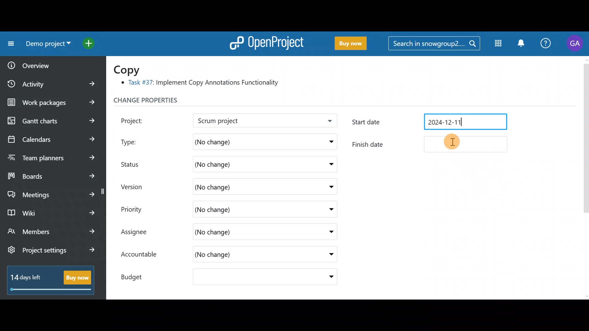  What do you see at coordinates (329, 143) in the screenshot?
I see `Type drop down` at bounding box center [329, 143].